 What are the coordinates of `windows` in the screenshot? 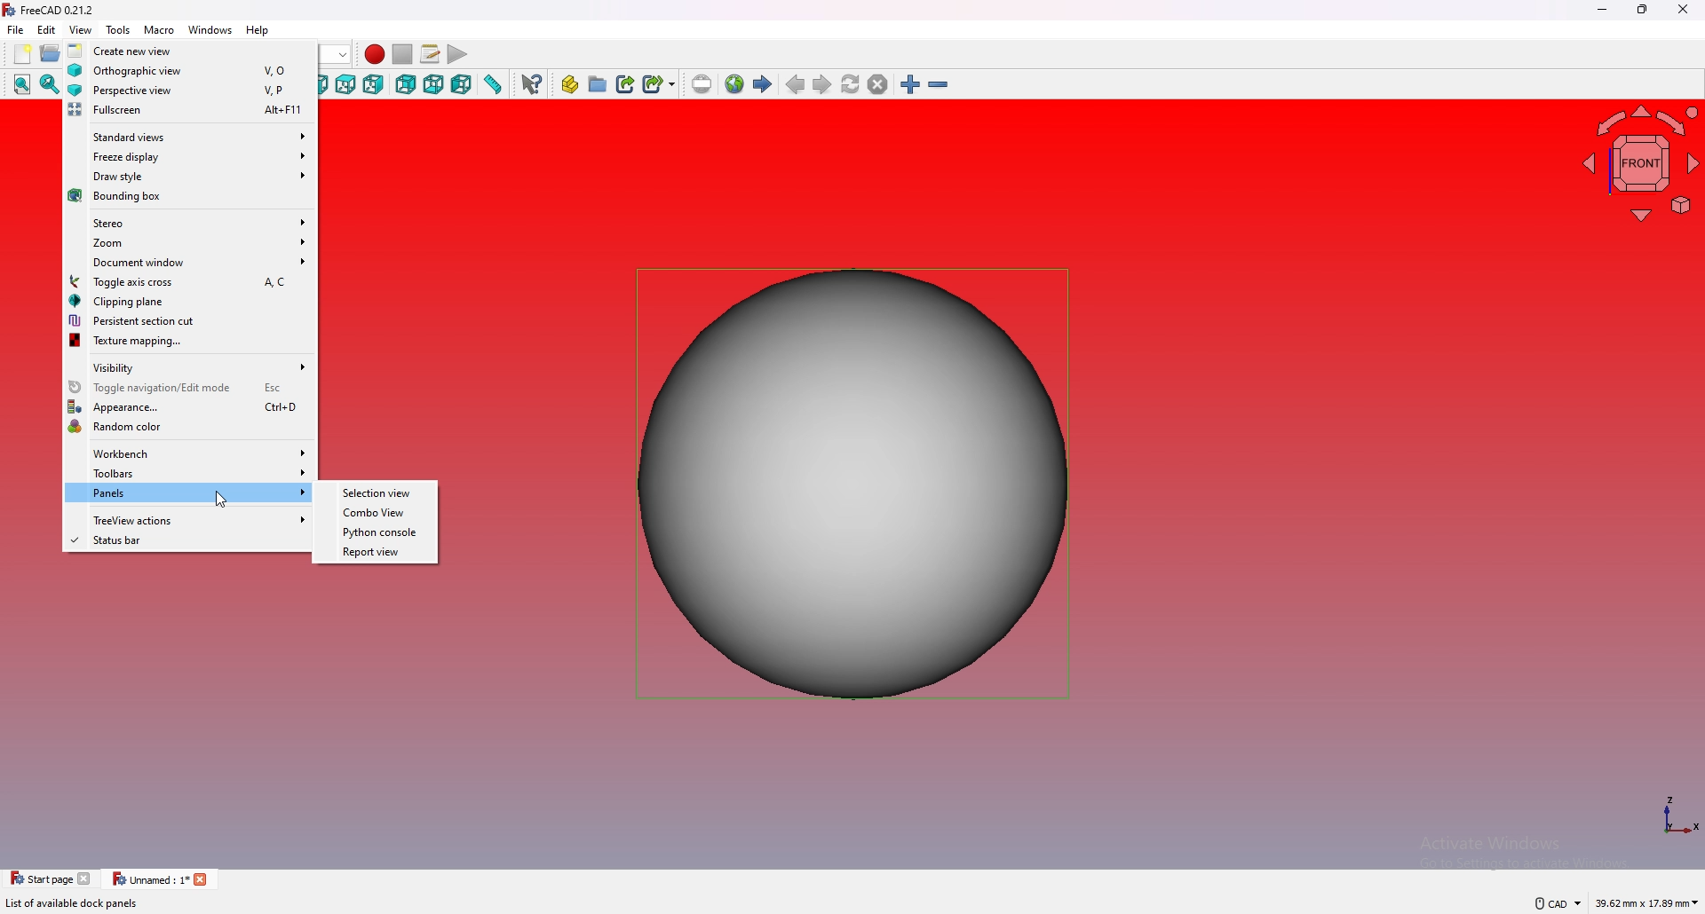 It's located at (211, 30).